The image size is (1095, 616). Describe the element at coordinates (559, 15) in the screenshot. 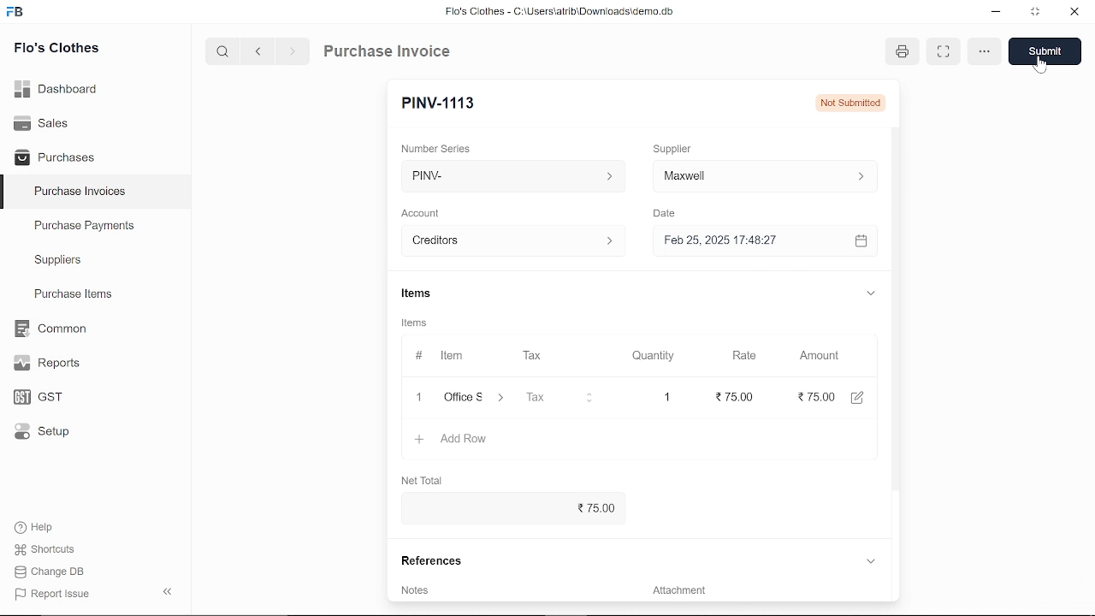

I see `Flo's Clothes - C:\Users\alrib\Downioads'cemo.db.` at that location.